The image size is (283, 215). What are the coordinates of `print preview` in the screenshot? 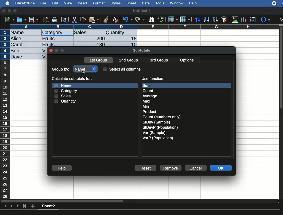 It's located at (64, 20).